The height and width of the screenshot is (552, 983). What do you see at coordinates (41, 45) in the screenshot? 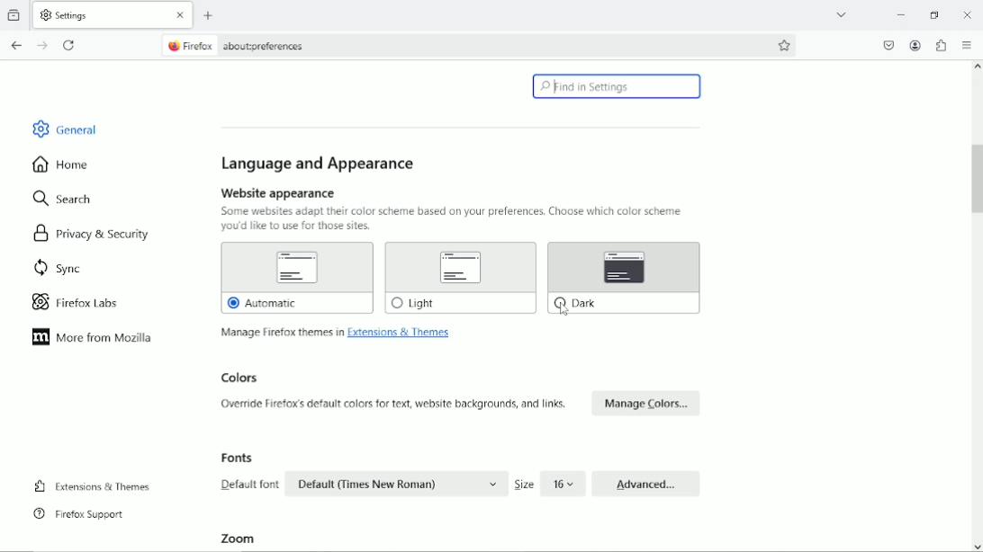
I see `go forward` at bounding box center [41, 45].